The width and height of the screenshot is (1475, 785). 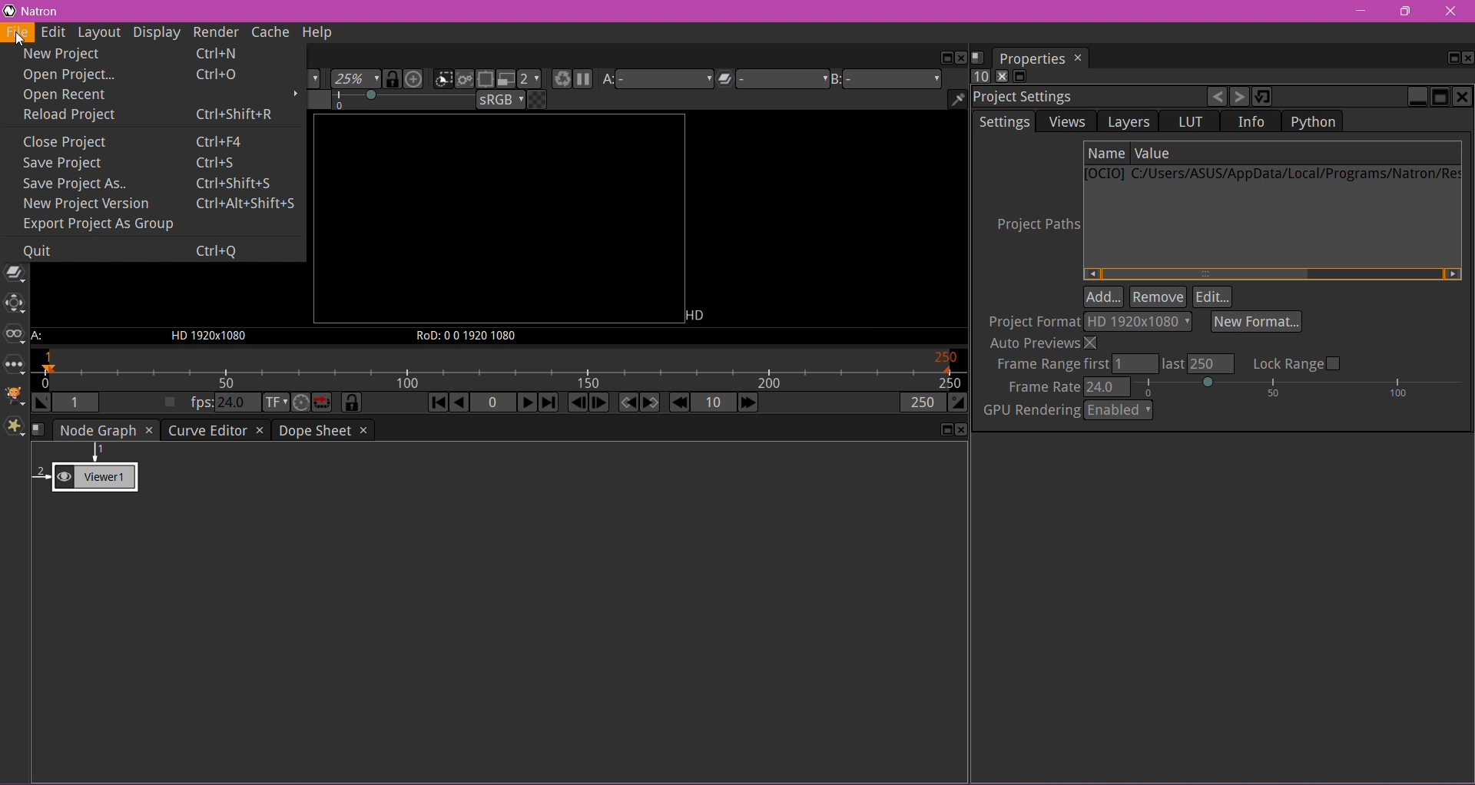 I want to click on Close Project, so click(x=147, y=142).